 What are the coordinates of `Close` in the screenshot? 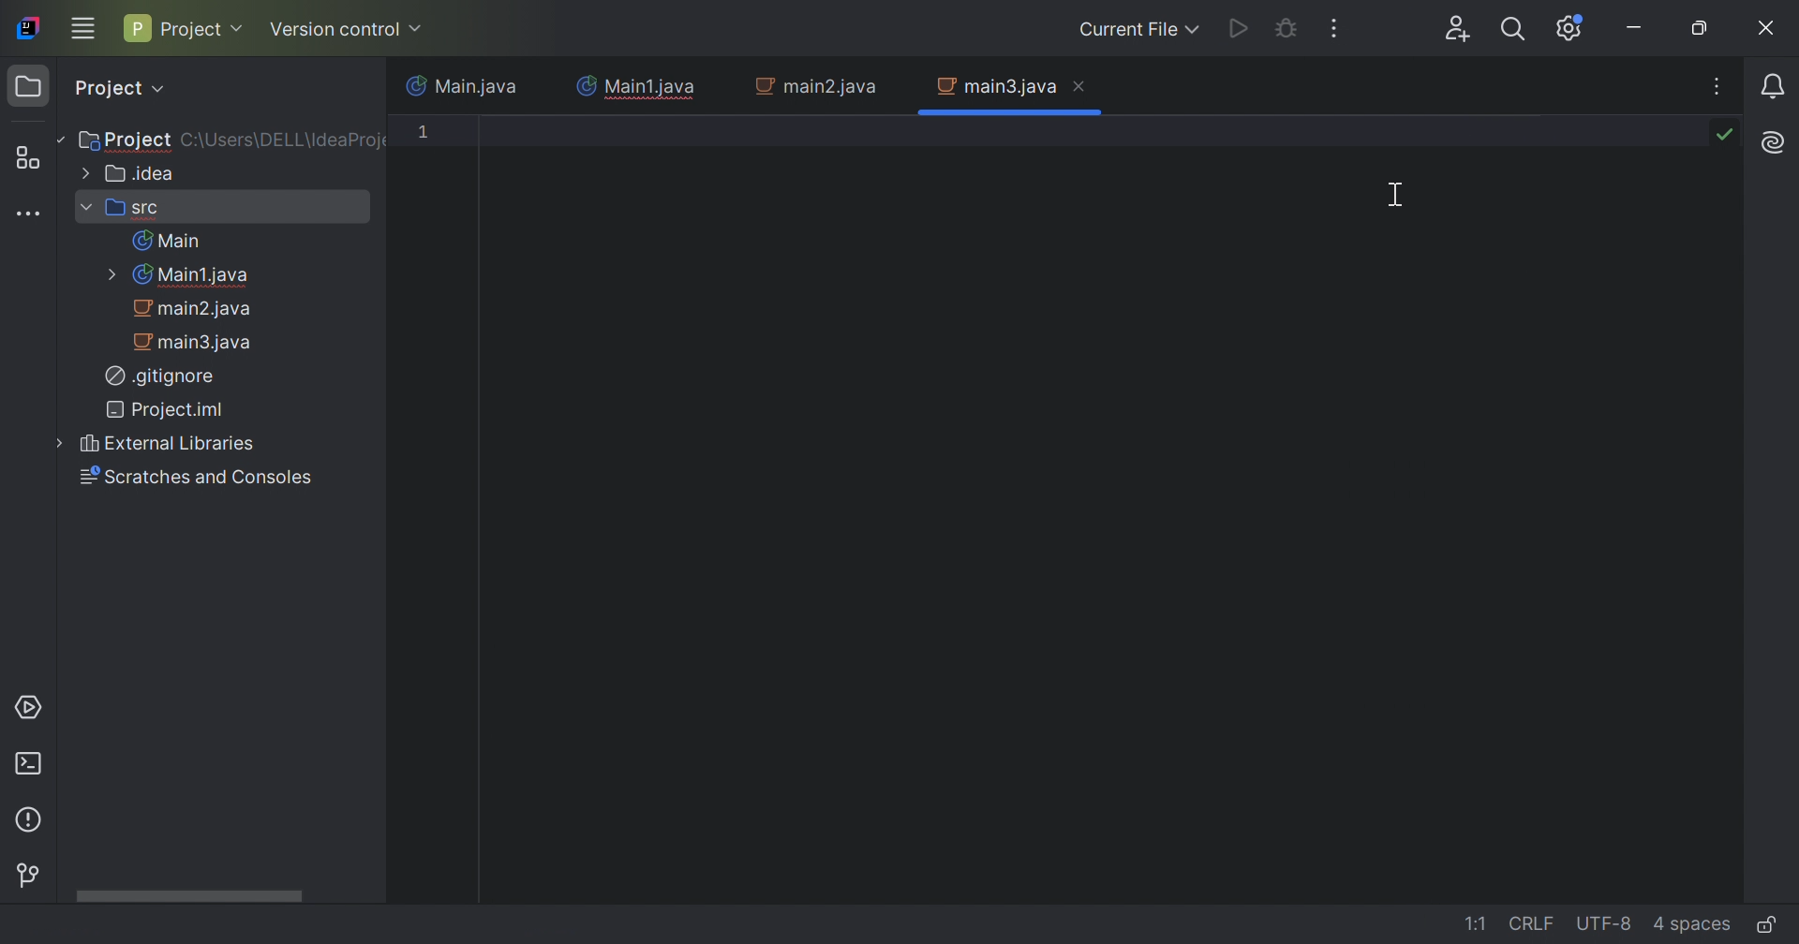 It's located at (1772, 28).